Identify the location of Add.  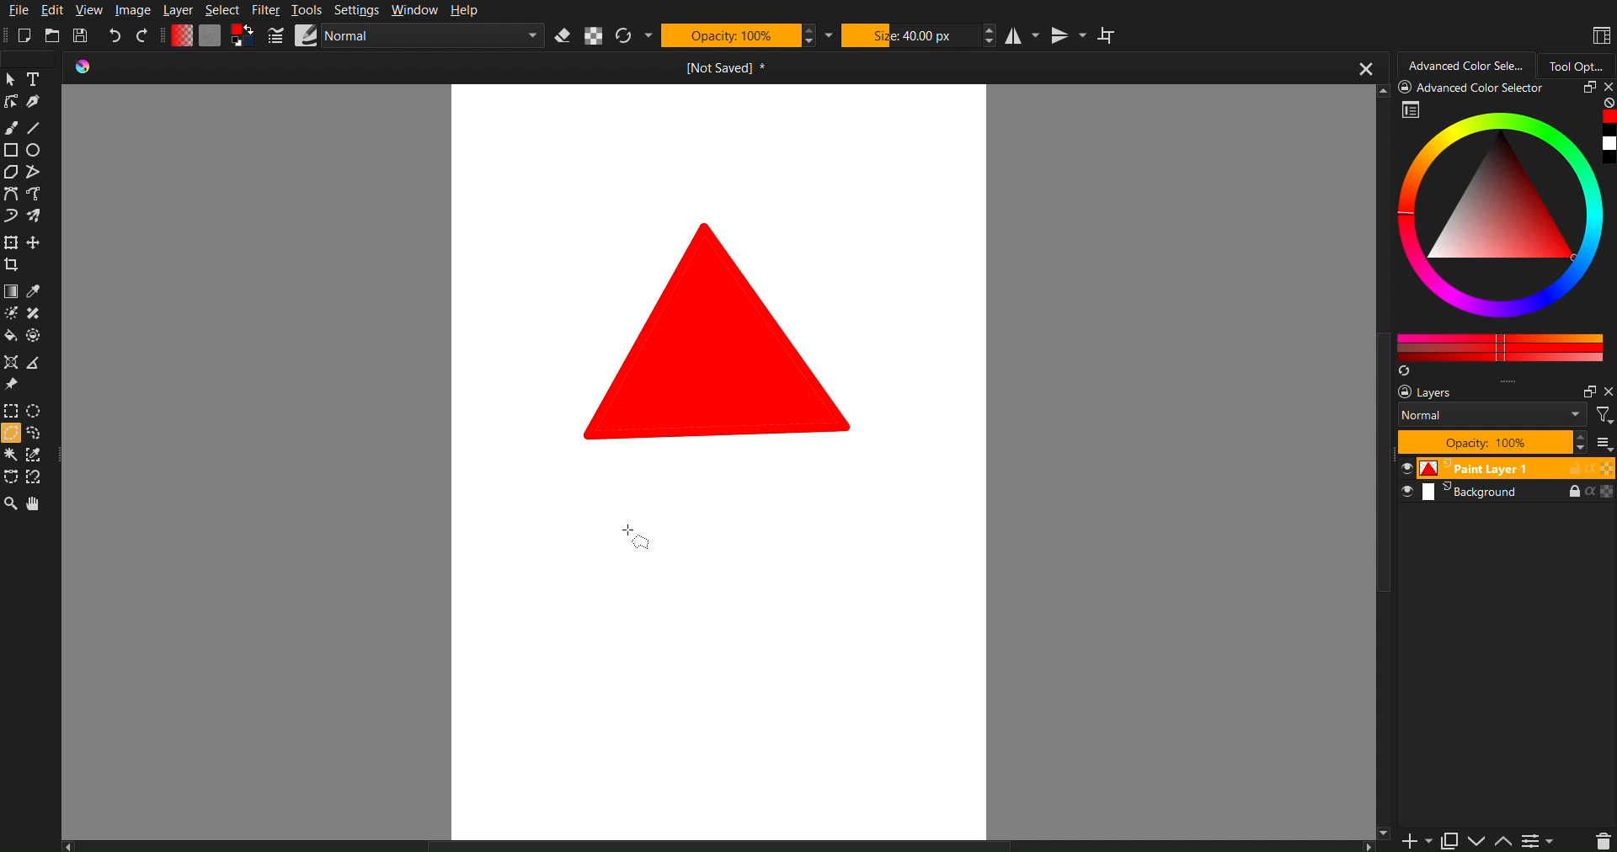
(1412, 841).